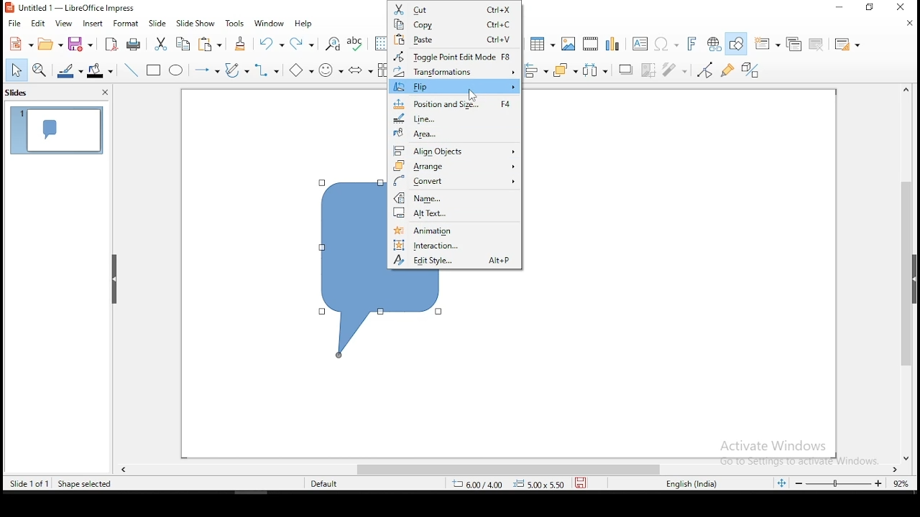  Describe the element at coordinates (269, 24) in the screenshot. I see `window` at that location.